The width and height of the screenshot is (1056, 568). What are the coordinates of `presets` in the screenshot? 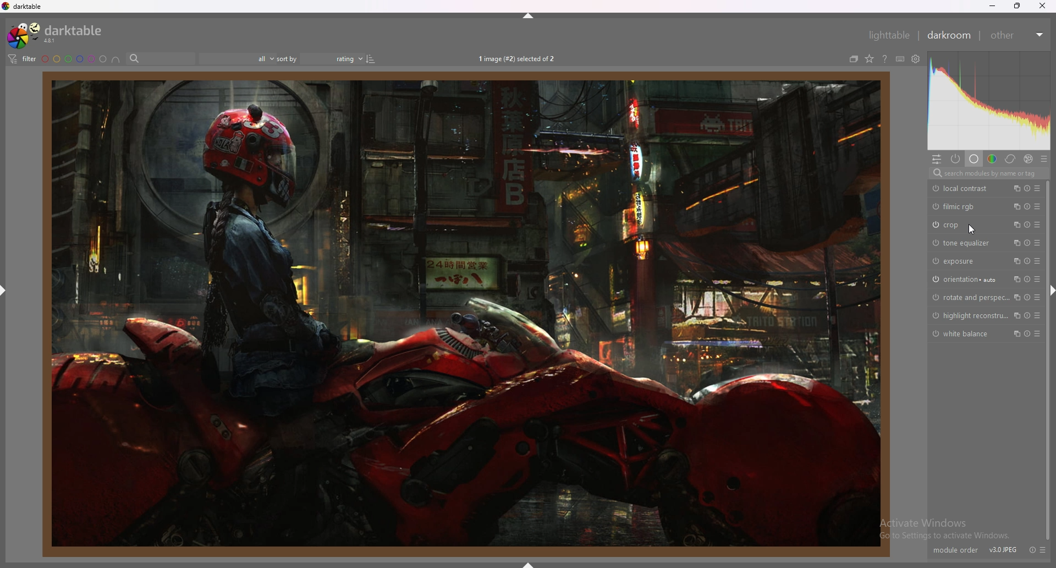 It's located at (1043, 159).